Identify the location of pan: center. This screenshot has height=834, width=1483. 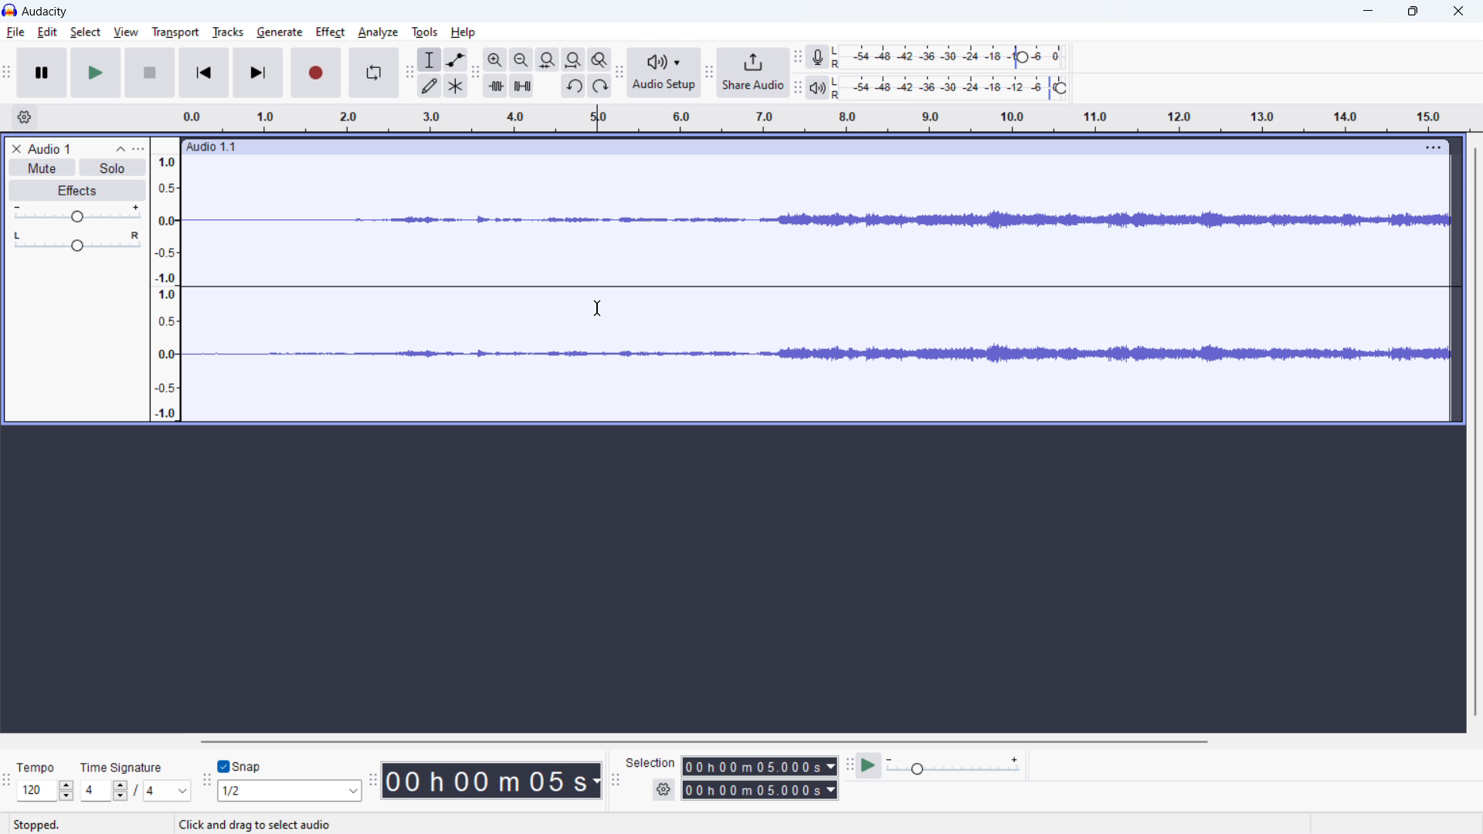
(77, 240).